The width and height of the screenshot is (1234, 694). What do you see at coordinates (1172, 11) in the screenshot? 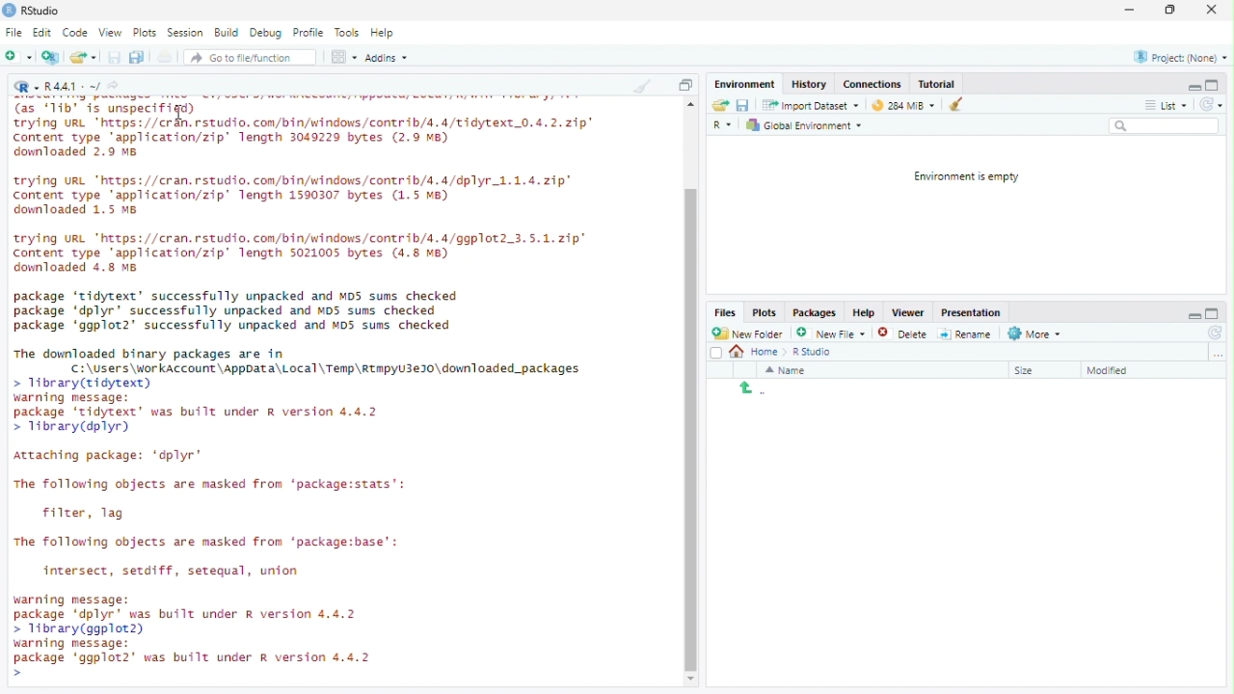
I see `Restore Down` at bounding box center [1172, 11].